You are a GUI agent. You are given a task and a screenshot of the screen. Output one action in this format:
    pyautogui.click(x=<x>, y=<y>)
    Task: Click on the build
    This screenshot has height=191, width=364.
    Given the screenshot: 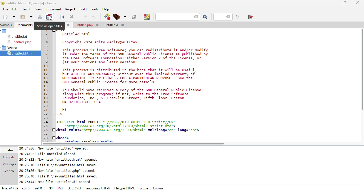 What is the action you would take?
    pyautogui.click(x=83, y=9)
    